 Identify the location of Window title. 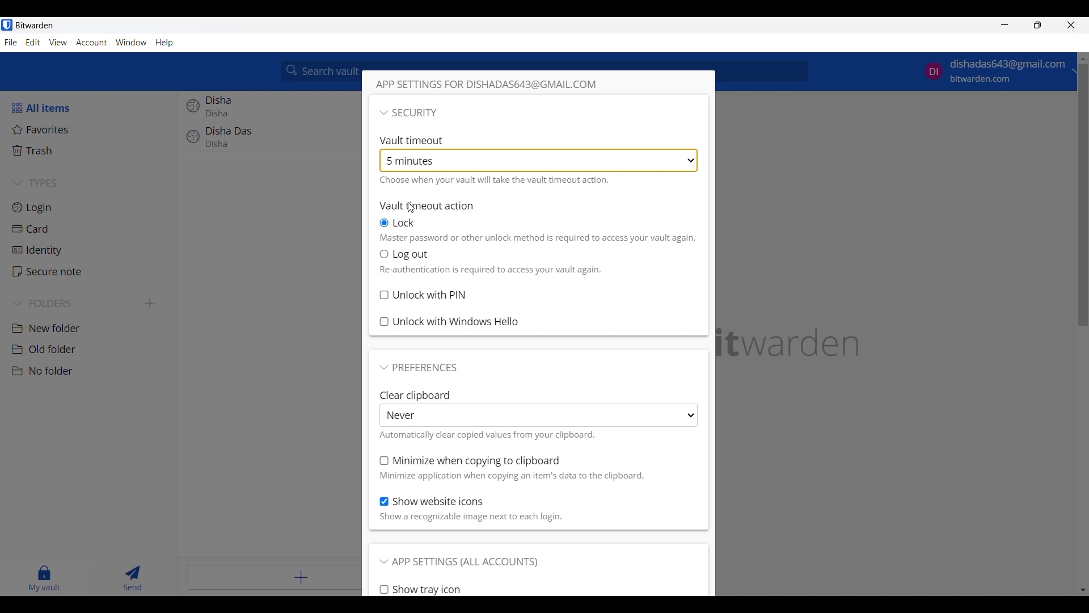
(499, 85).